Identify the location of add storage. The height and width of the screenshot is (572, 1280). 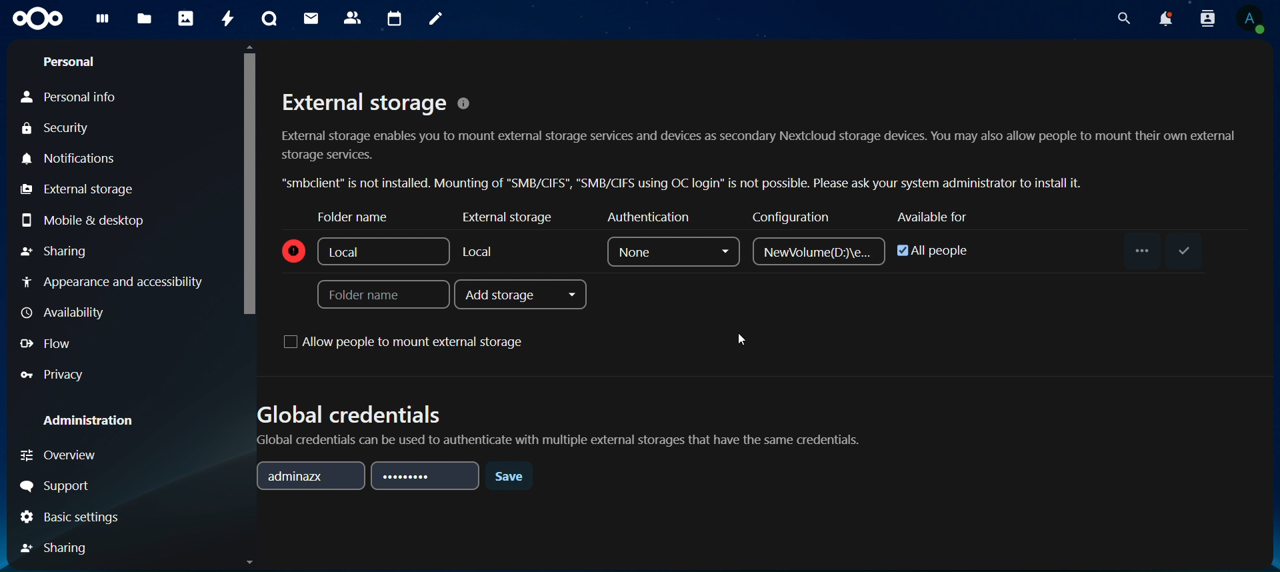
(521, 296).